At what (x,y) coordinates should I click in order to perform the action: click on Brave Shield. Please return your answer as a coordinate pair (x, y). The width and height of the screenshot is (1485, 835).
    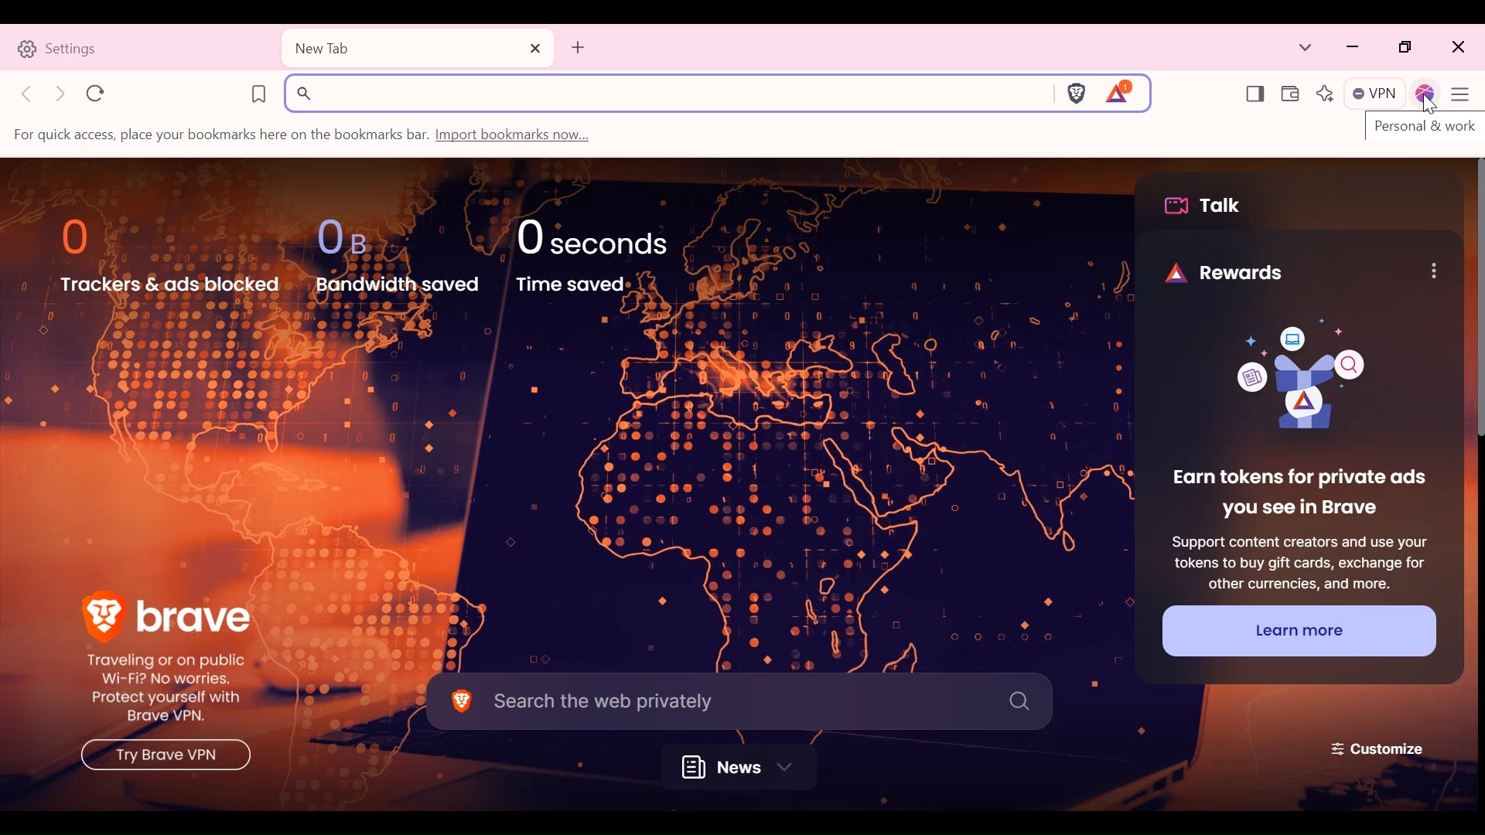
    Looking at the image, I should click on (1075, 92).